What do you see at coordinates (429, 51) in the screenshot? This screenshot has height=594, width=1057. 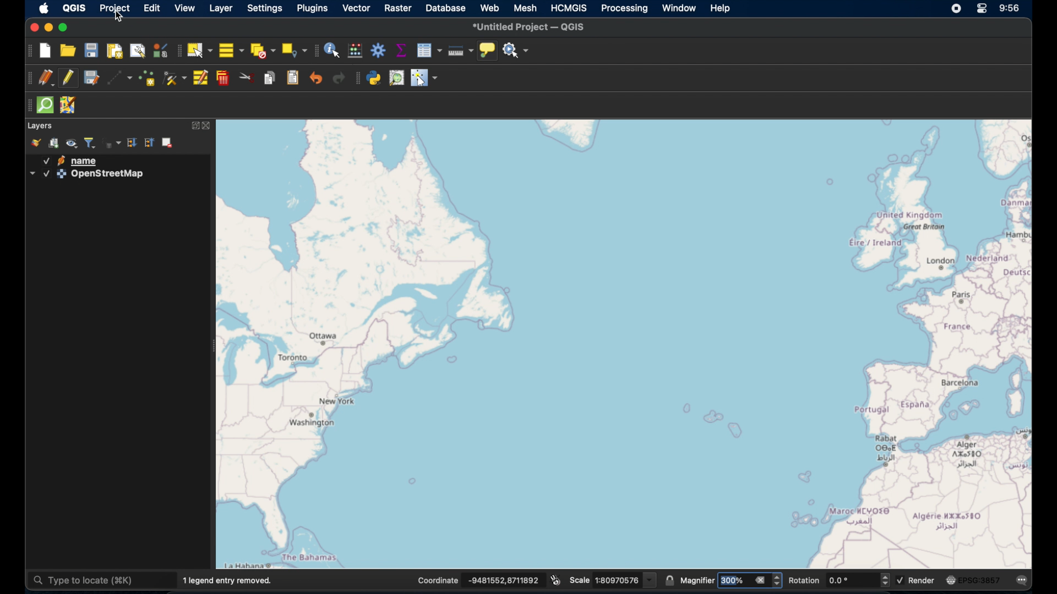 I see `open attribute table` at bounding box center [429, 51].